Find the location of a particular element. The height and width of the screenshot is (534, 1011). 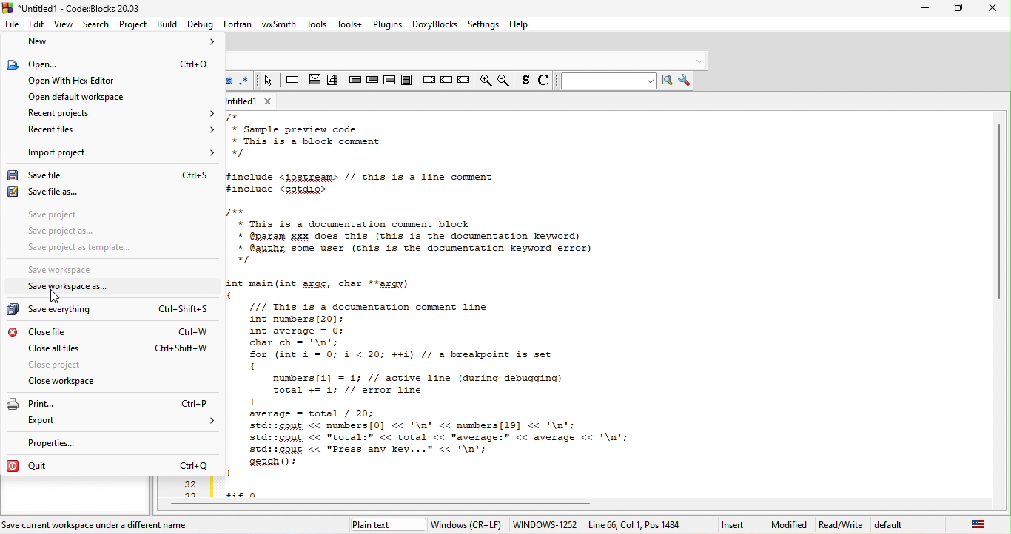

close project is located at coordinates (116, 367).